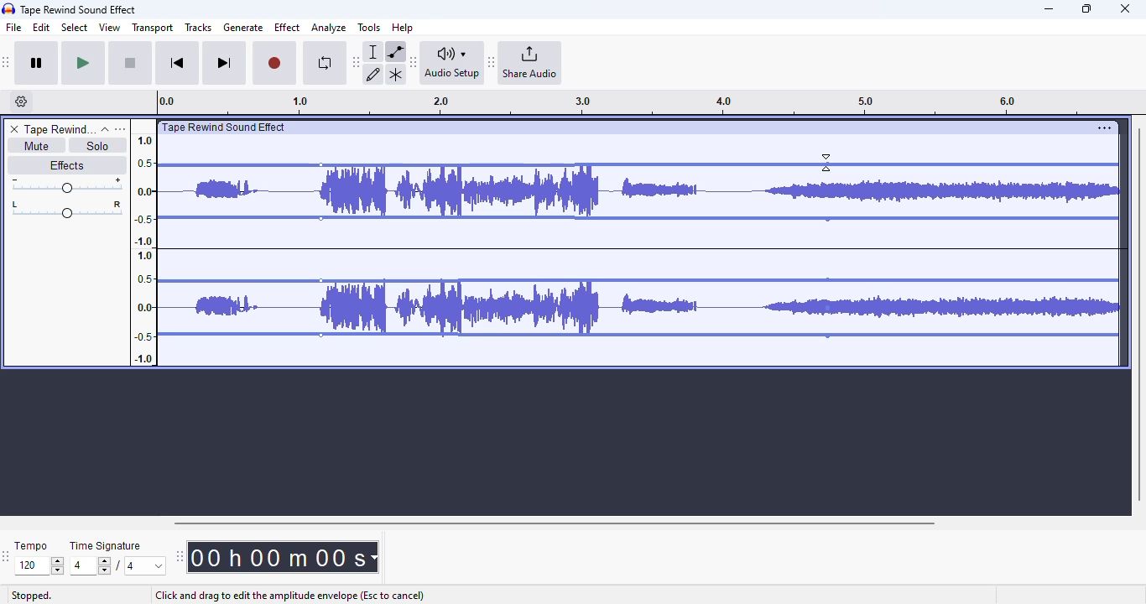 The width and height of the screenshot is (1146, 604). What do you see at coordinates (289, 596) in the screenshot?
I see `click and drag to edit the amplitude envelope (esc to cancel)` at bounding box center [289, 596].